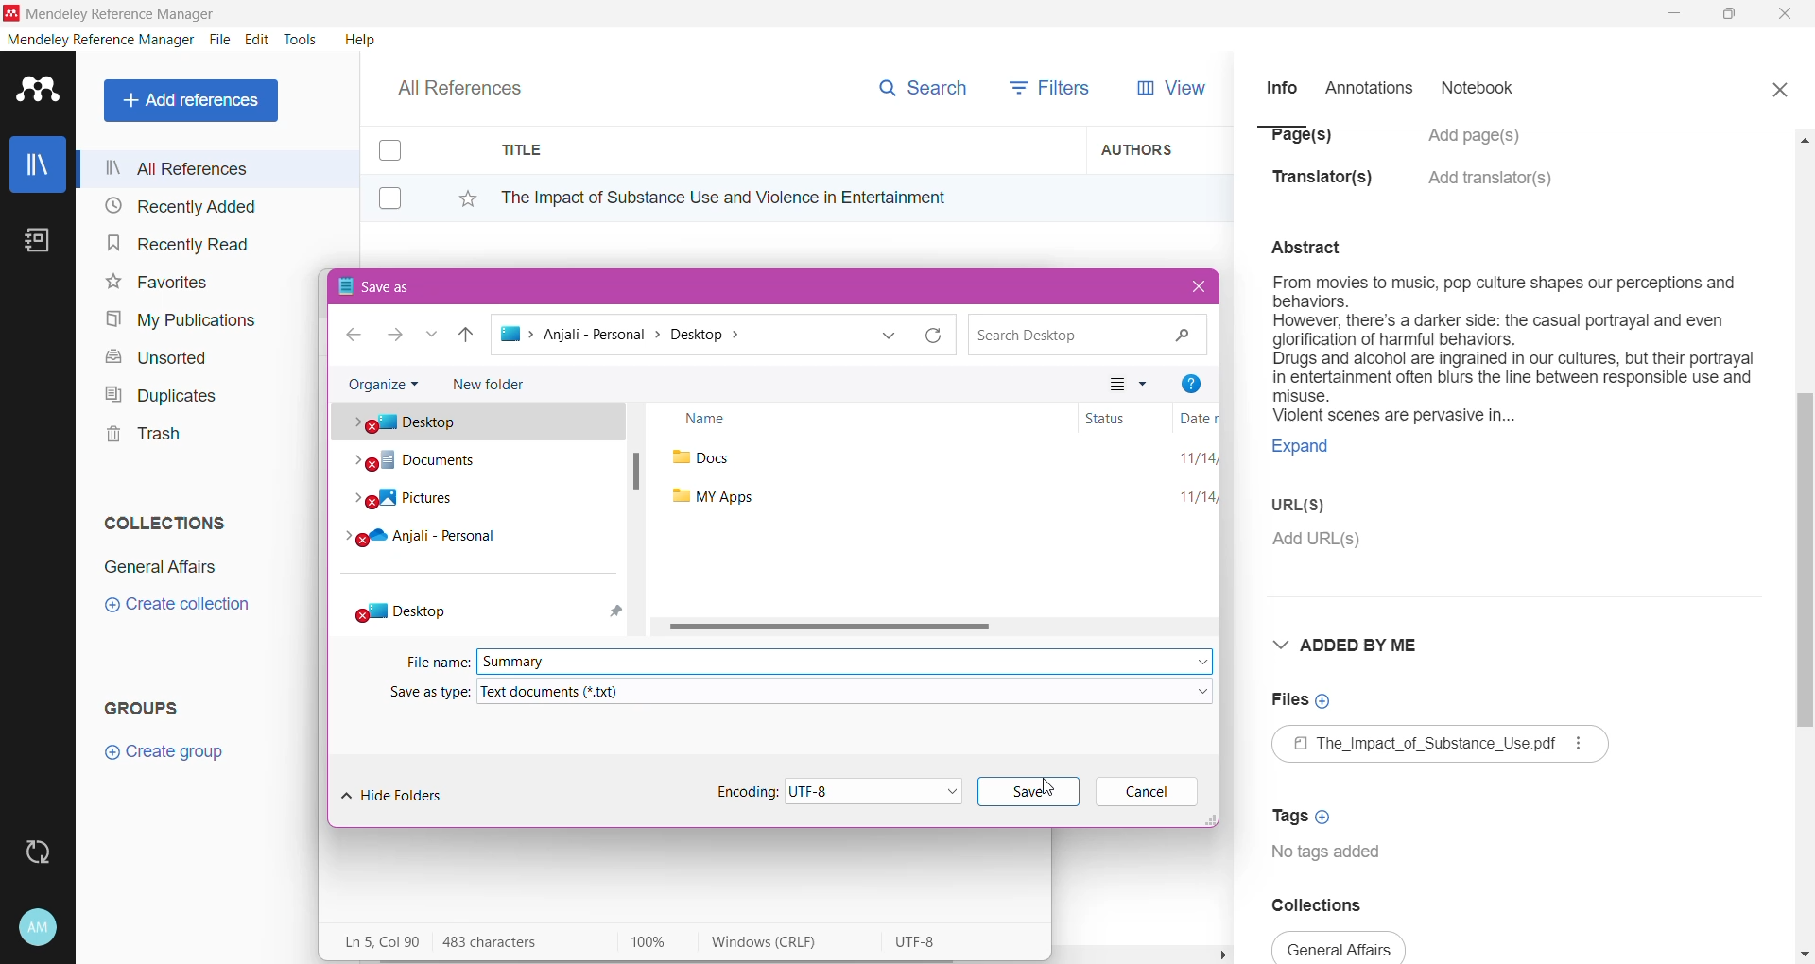 Image resolution: width=1815 pixels, height=964 pixels. Describe the element at coordinates (1149, 793) in the screenshot. I see `Cancel` at that location.